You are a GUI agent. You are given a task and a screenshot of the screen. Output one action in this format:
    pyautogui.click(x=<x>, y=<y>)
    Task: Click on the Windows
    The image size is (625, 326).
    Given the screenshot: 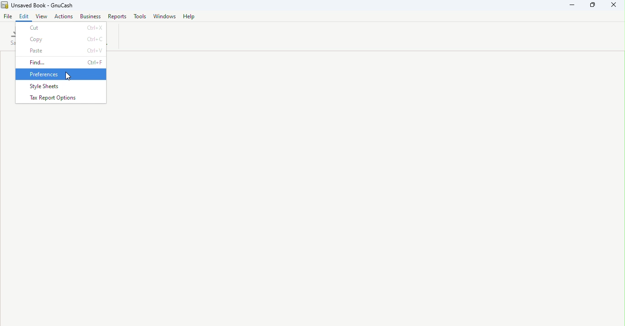 What is the action you would take?
    pyautogui.click(x=164, y=16)
    